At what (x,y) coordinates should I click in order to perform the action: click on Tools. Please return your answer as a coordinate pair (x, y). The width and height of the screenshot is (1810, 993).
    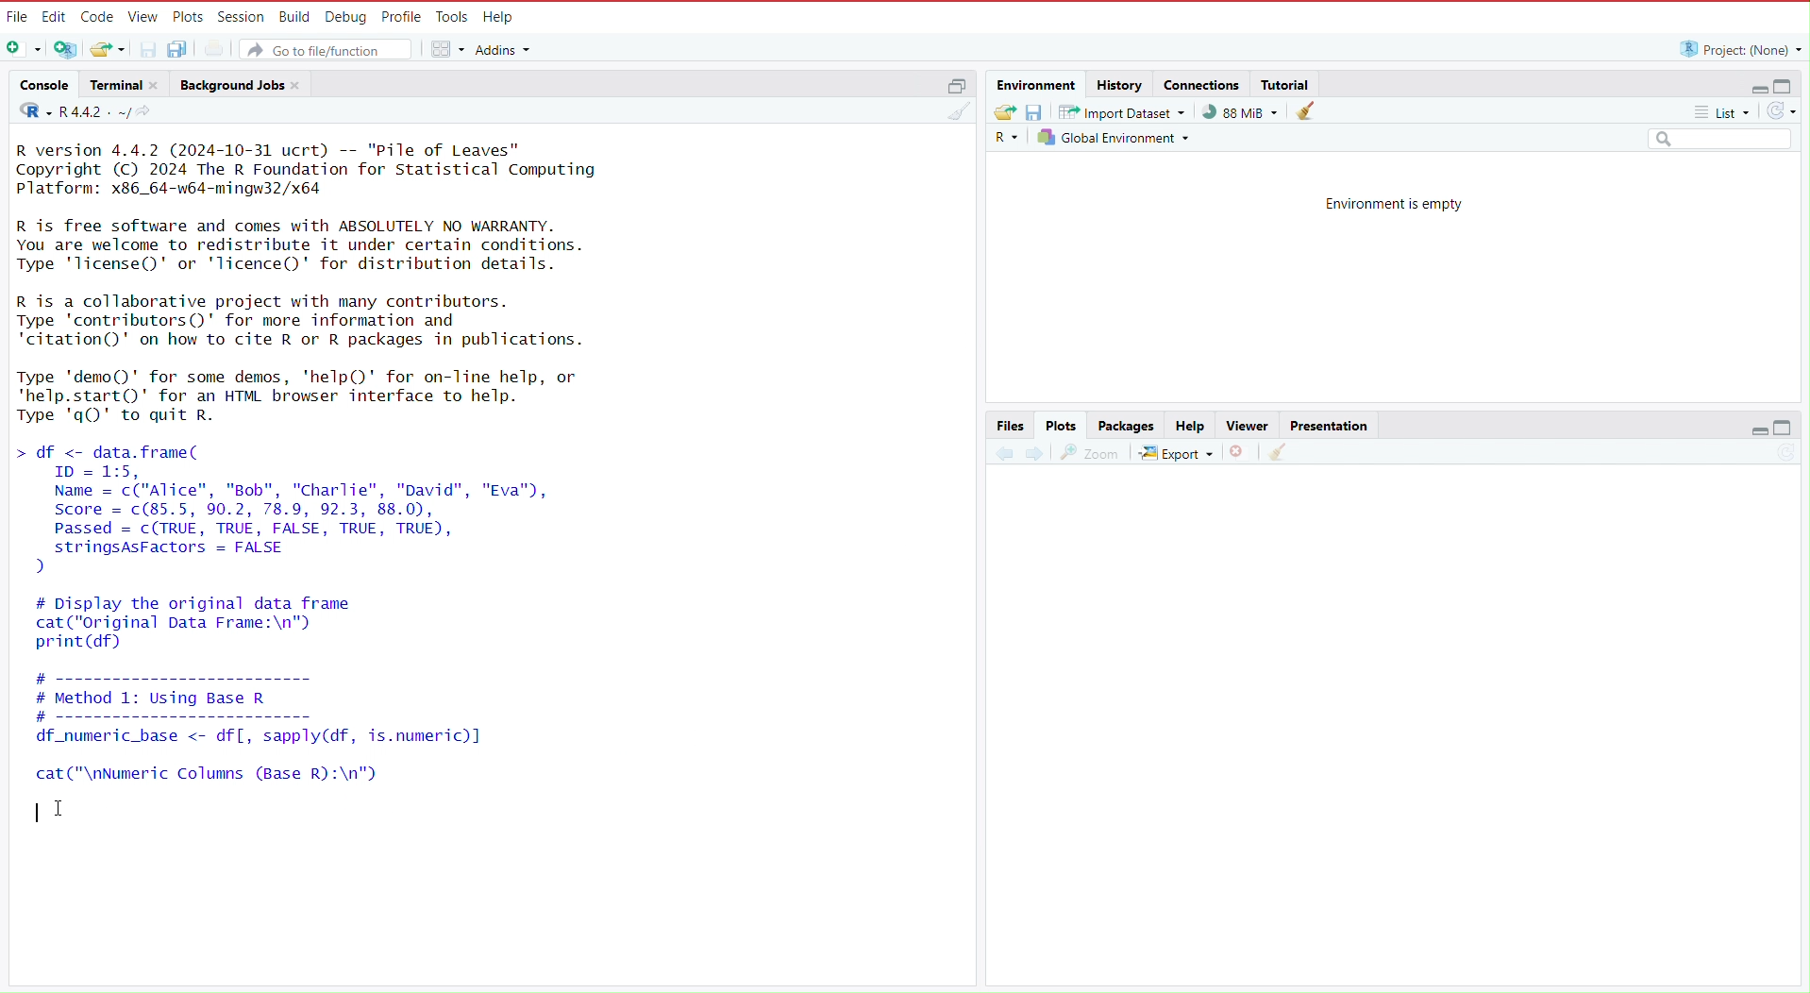
    Looking at the image, I should click on (453, 16).